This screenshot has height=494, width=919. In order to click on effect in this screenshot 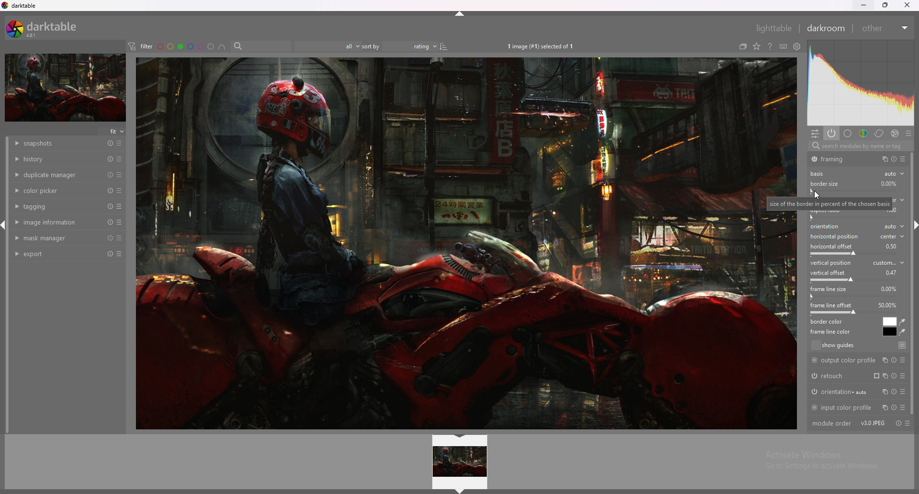, I will do `click(894, 133)`.